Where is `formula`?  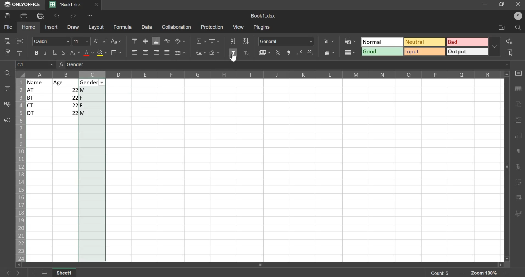
formula is located at coordinates (122, 27).